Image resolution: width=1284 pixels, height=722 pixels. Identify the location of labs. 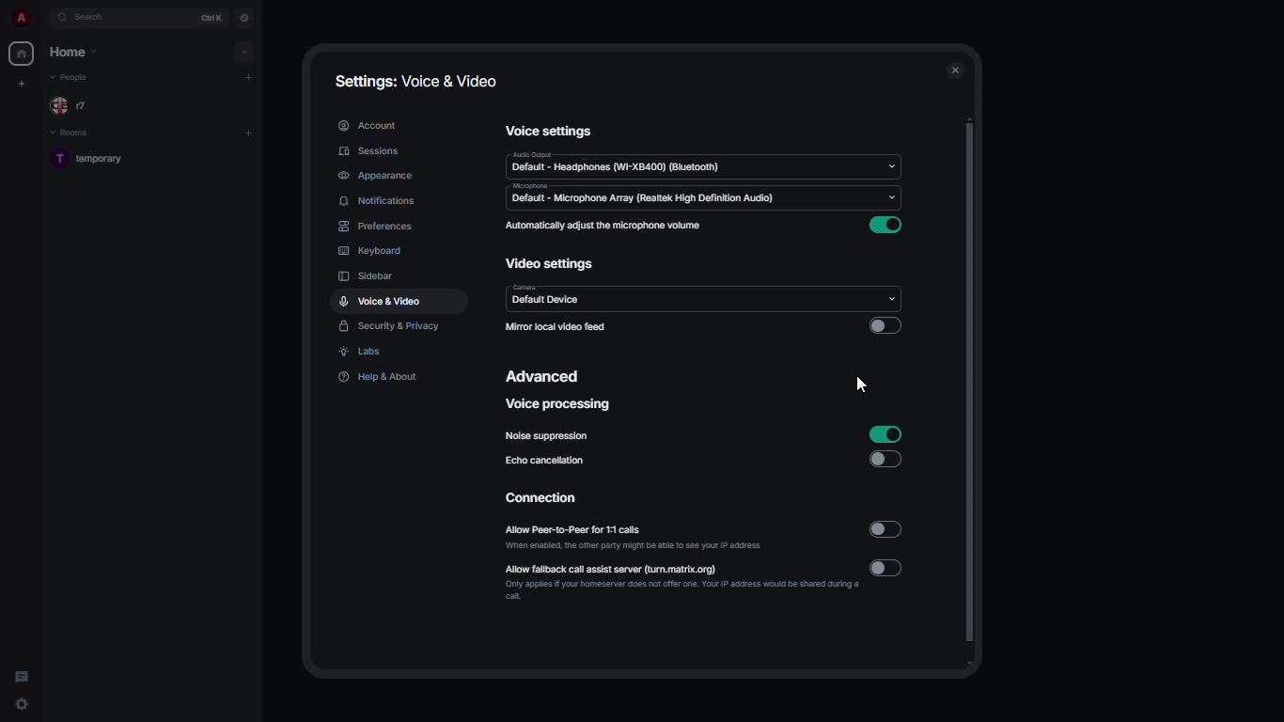
(363, 353).